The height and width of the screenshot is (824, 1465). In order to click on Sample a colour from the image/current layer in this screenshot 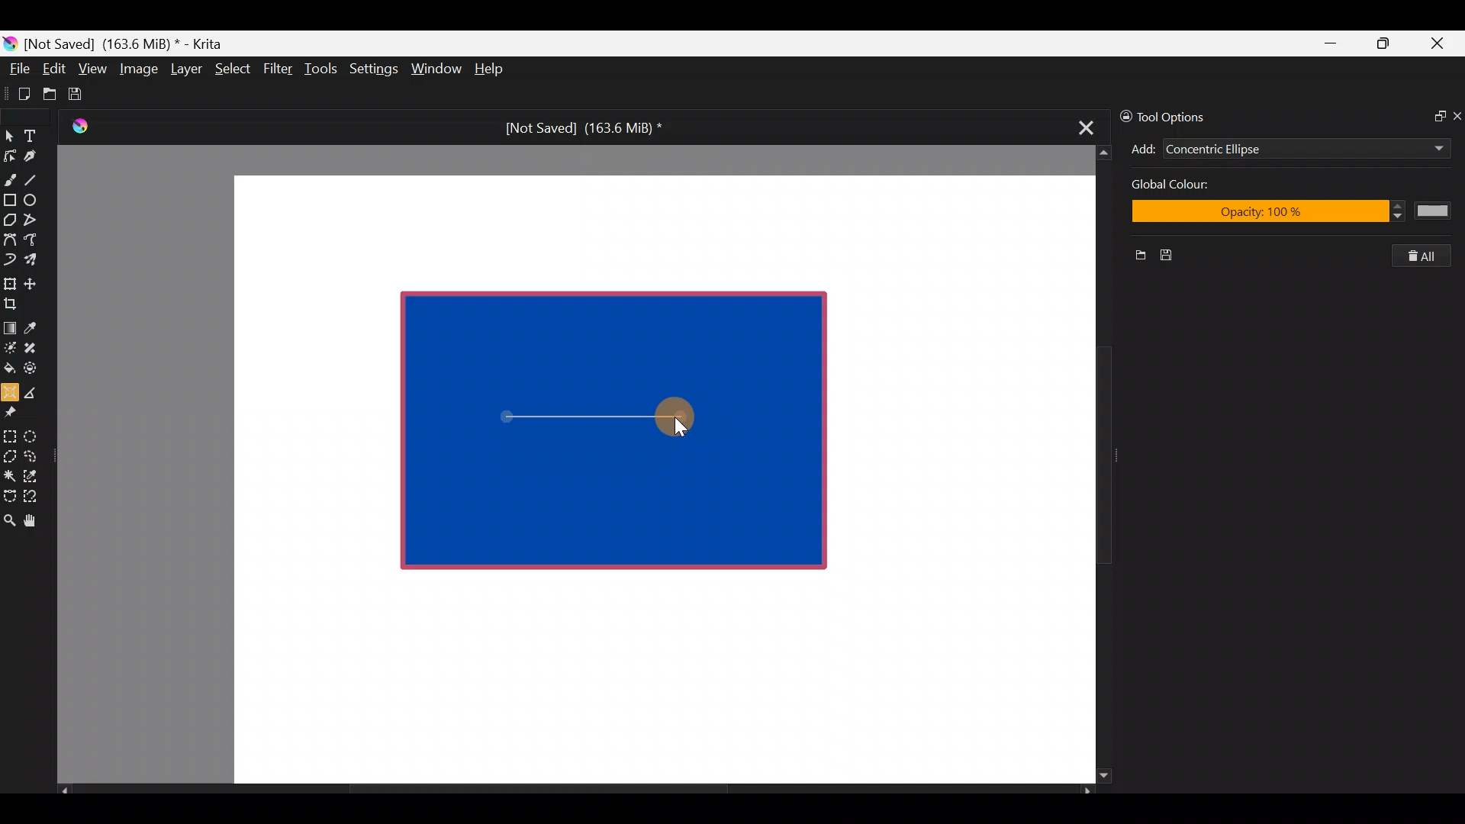, I will do `click(36, 326)`.